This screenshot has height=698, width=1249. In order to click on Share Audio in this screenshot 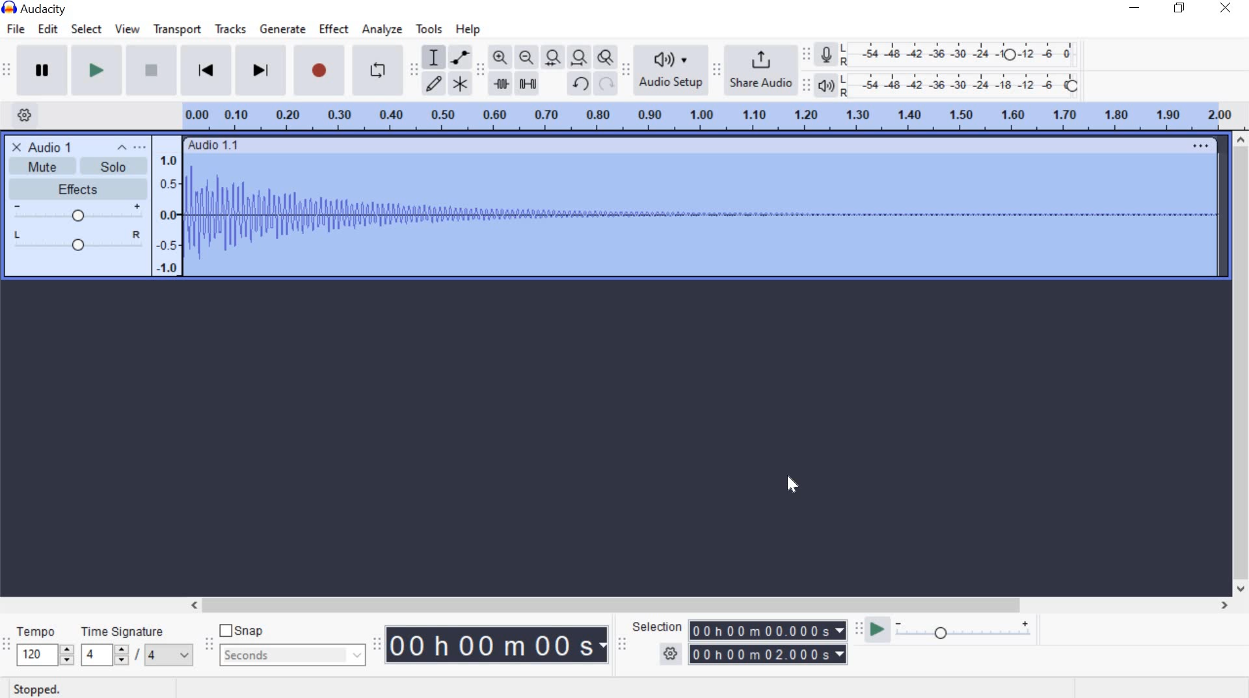, I will do `click(759, 68)`.